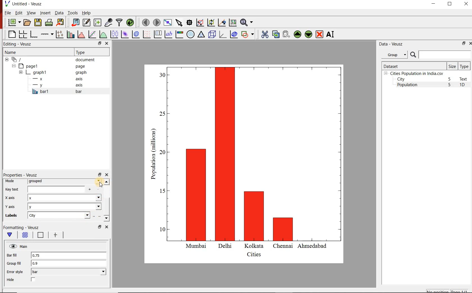 This screenshot has width=472, height=293. I want to click on plot bar charts, so click(70, 34).